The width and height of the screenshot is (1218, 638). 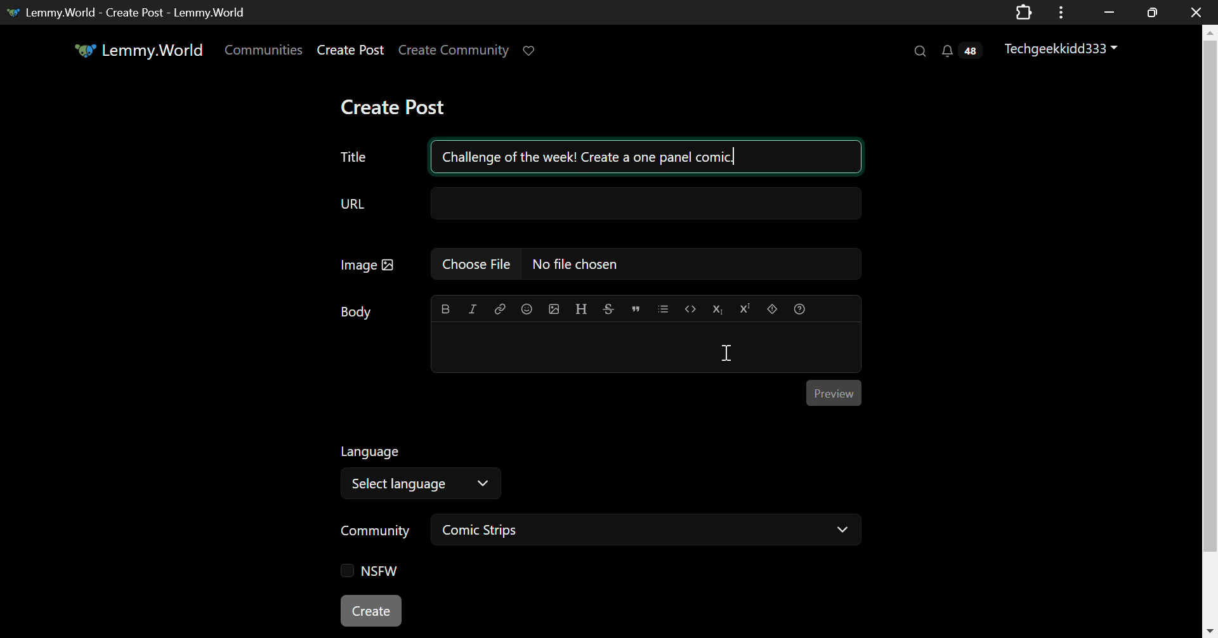 What do you see at coordinates (357, 312) in the screenshot?
I see `Body` at bounding box center [357, 312].